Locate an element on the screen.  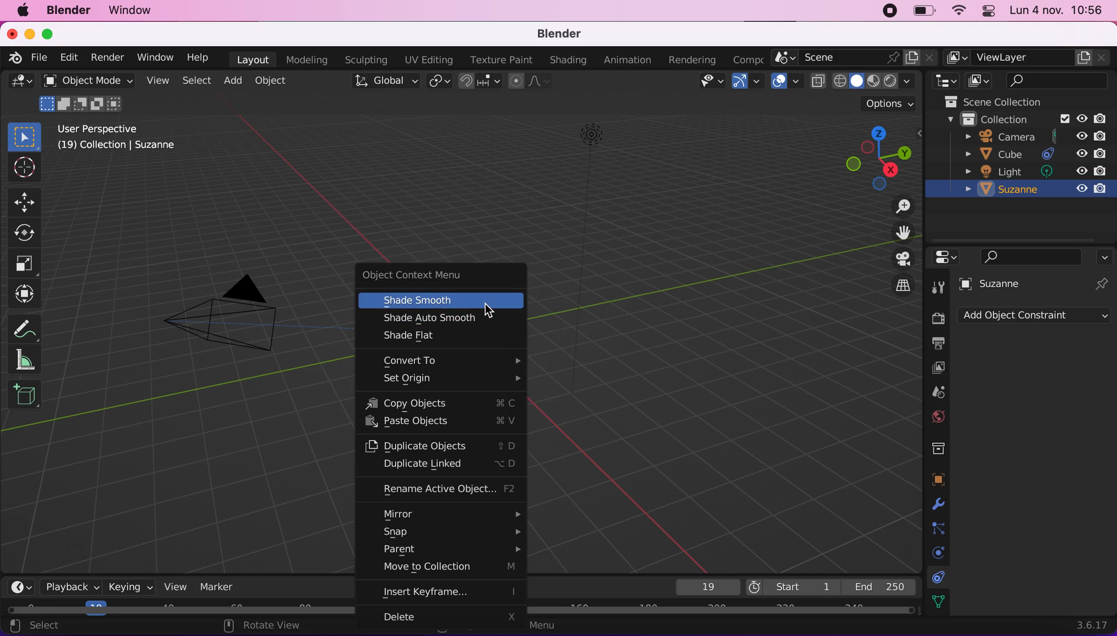
select box is located at coordinates (25, 135).